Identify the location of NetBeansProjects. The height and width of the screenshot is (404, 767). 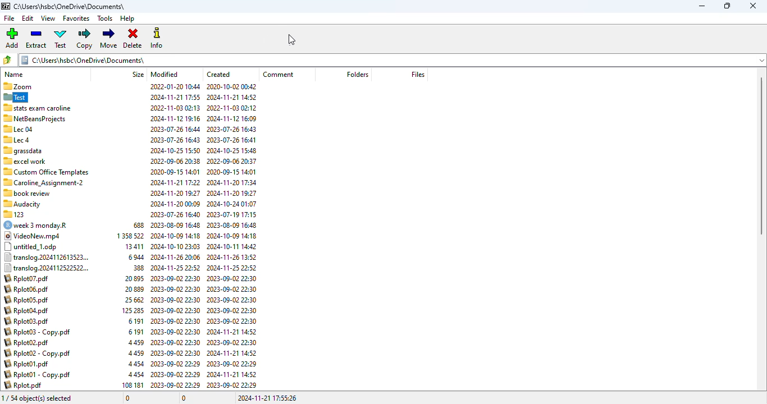
(35, 118).